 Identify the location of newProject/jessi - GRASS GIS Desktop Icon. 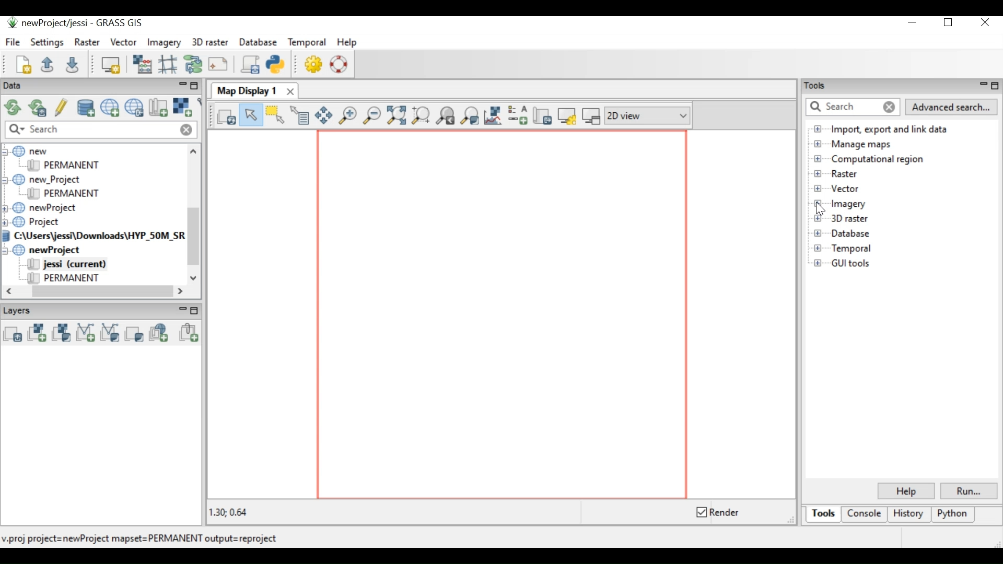
(76, 22).